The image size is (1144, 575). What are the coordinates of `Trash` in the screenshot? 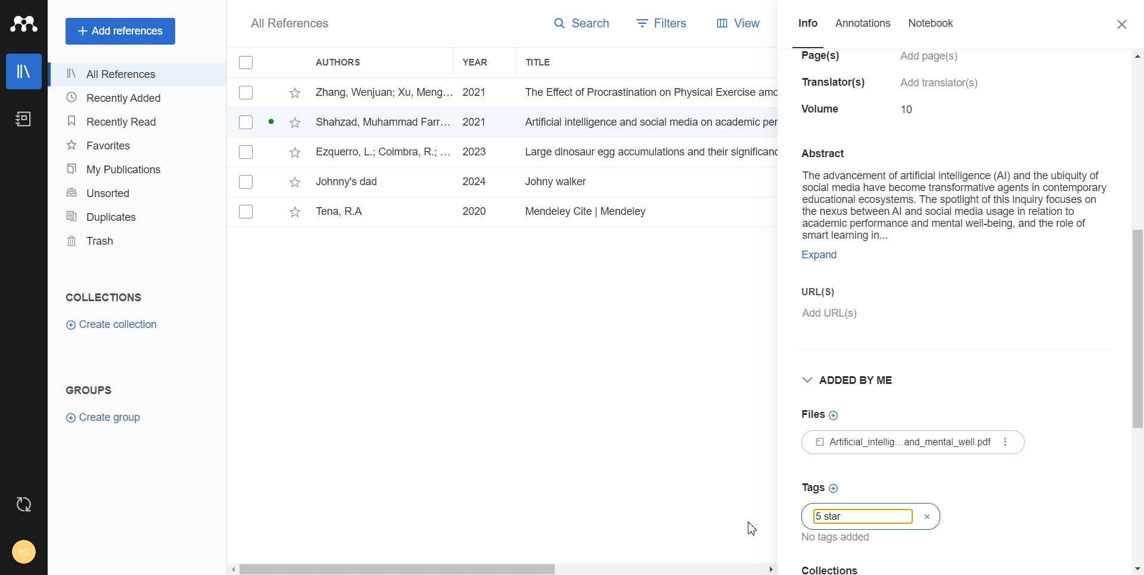 It's located at (135, 241).